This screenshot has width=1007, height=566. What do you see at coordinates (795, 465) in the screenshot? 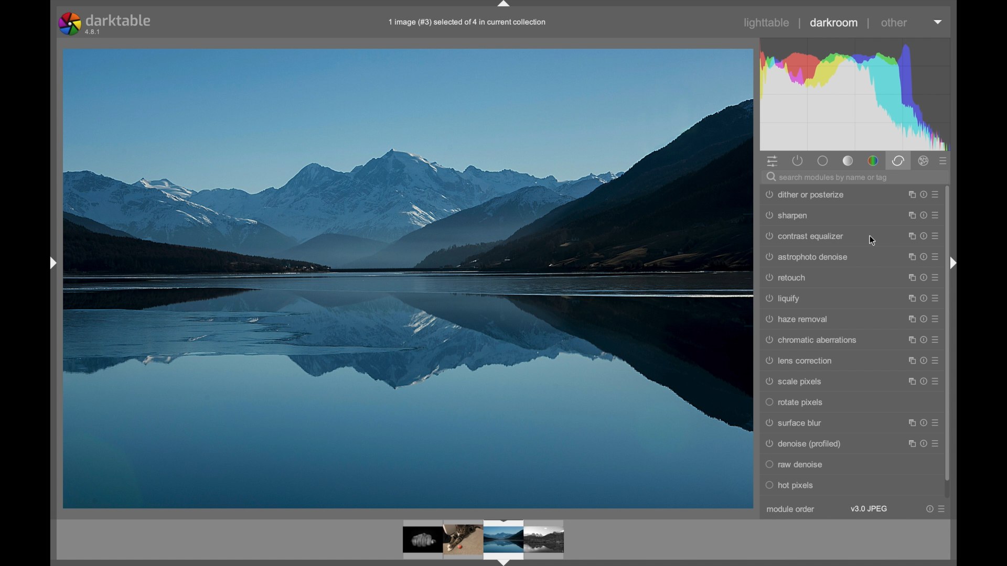
I see `raw denoise` at bounding box center [795, 465].